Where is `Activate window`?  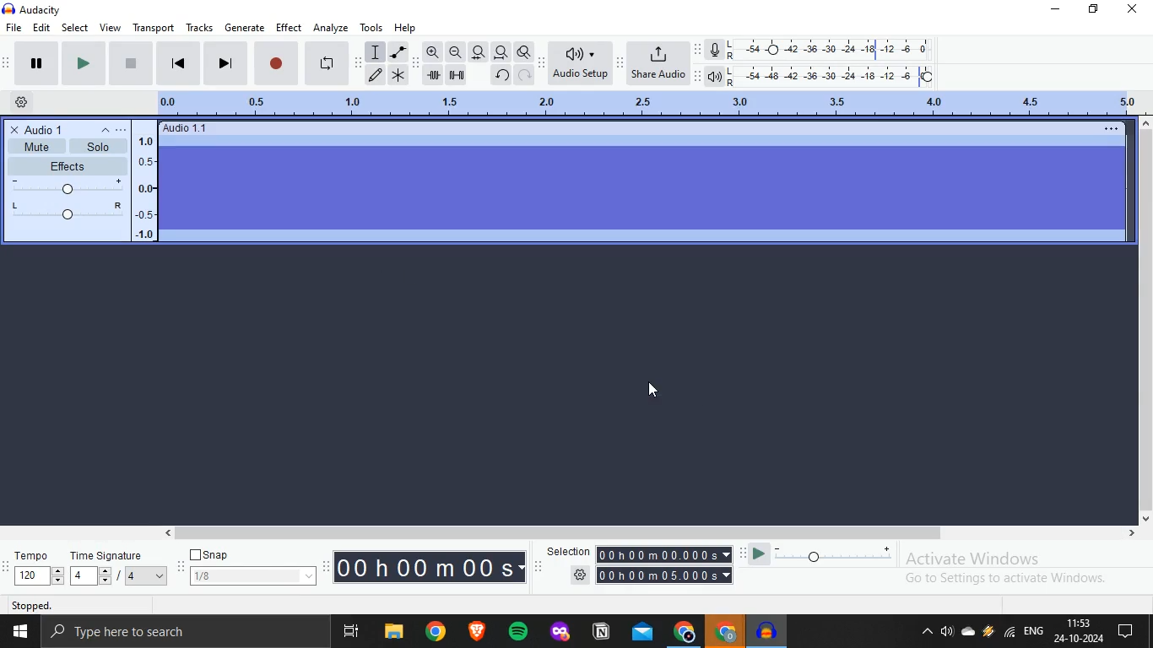
Activate window is located at coordinates (1023, 570).